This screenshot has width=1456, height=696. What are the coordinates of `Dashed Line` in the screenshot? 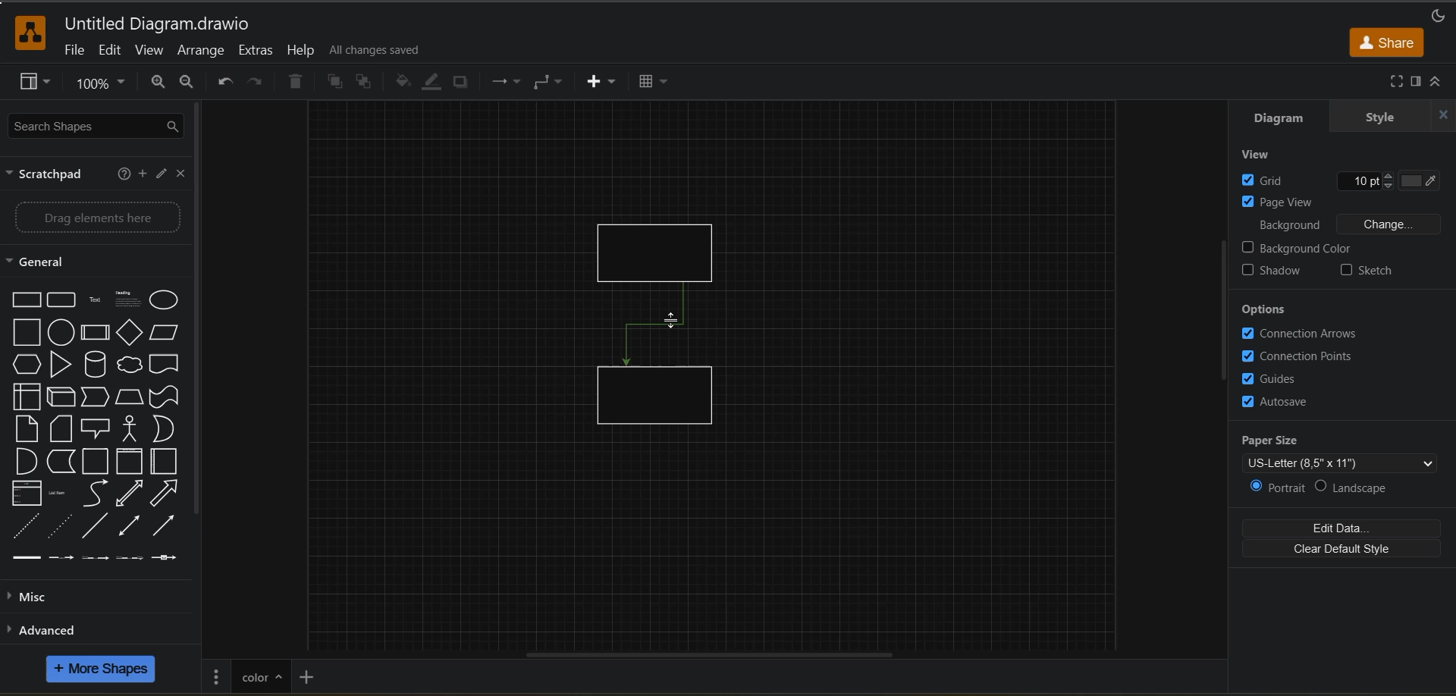 It's located at (23, 526).